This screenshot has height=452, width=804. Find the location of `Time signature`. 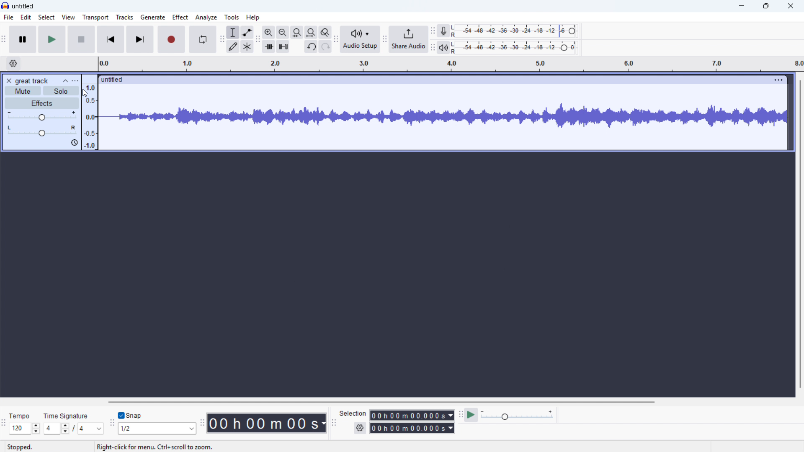

Time signature is located at coordinates (67, 415).